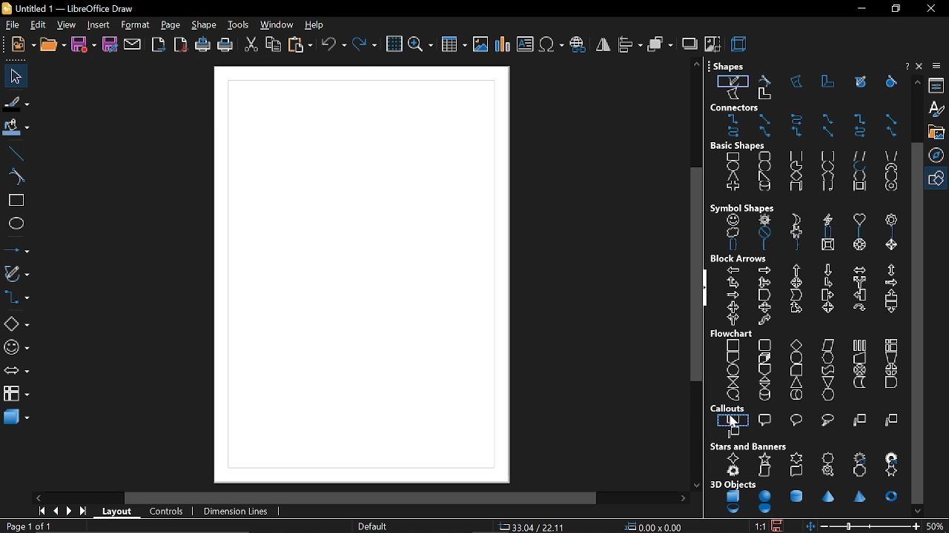 This screenshot has width=949, height=533. I want to click on scaling factor, so click(758, 526).